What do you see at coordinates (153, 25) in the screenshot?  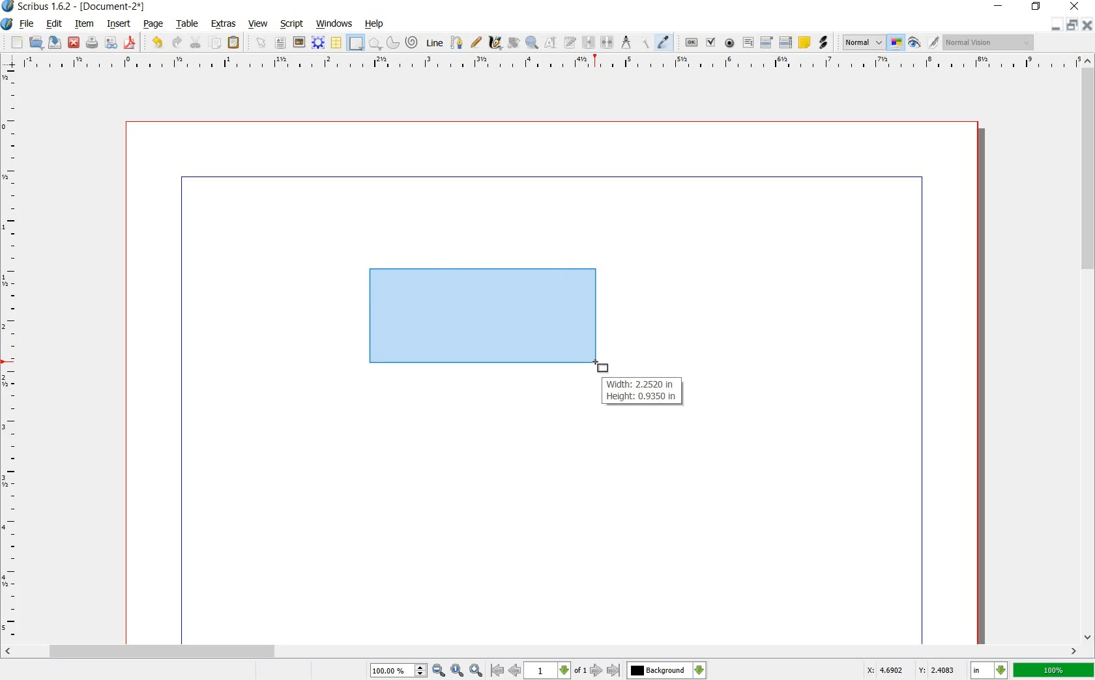 I see `PAGE` at bounding box center [153, 25].